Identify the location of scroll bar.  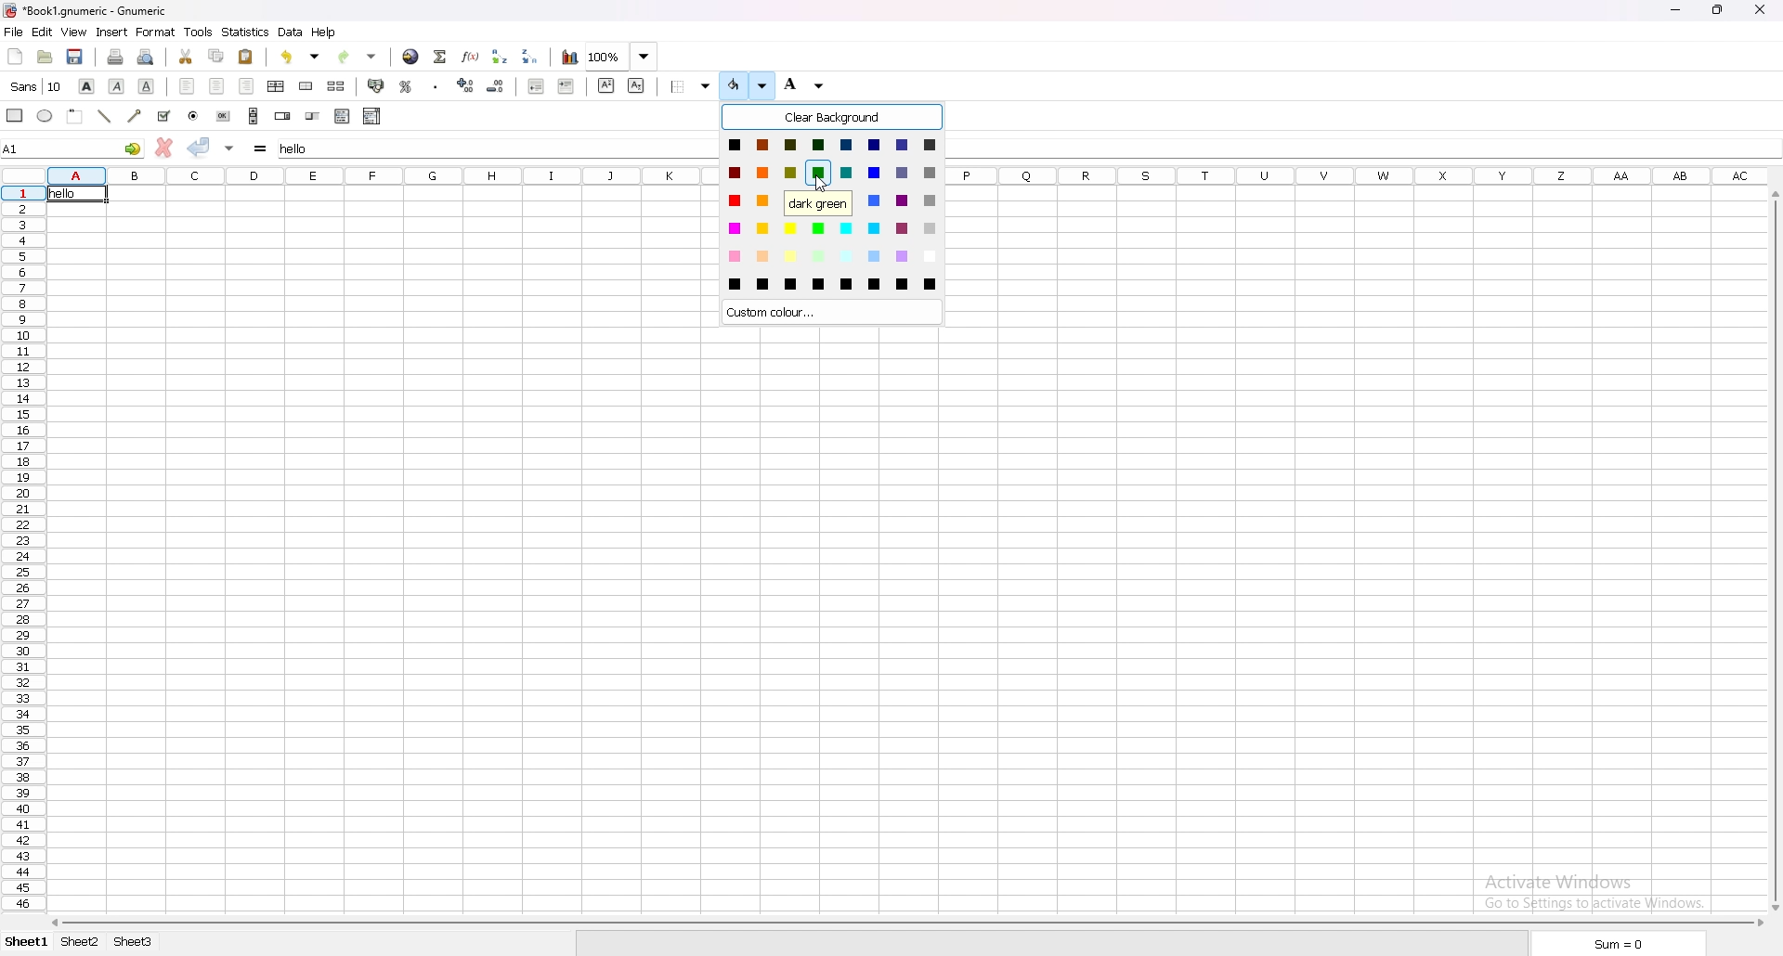
(1776, 552).